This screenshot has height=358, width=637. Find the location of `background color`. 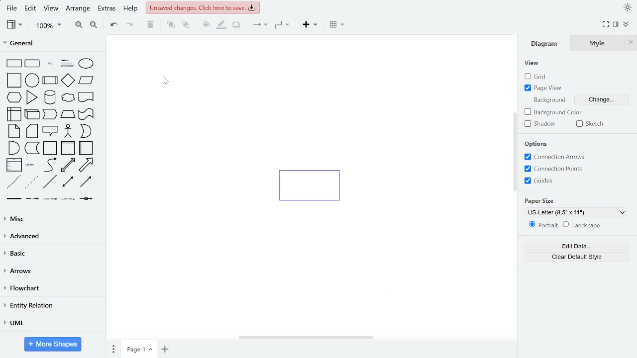

background color is located at coordinates (553, 113).